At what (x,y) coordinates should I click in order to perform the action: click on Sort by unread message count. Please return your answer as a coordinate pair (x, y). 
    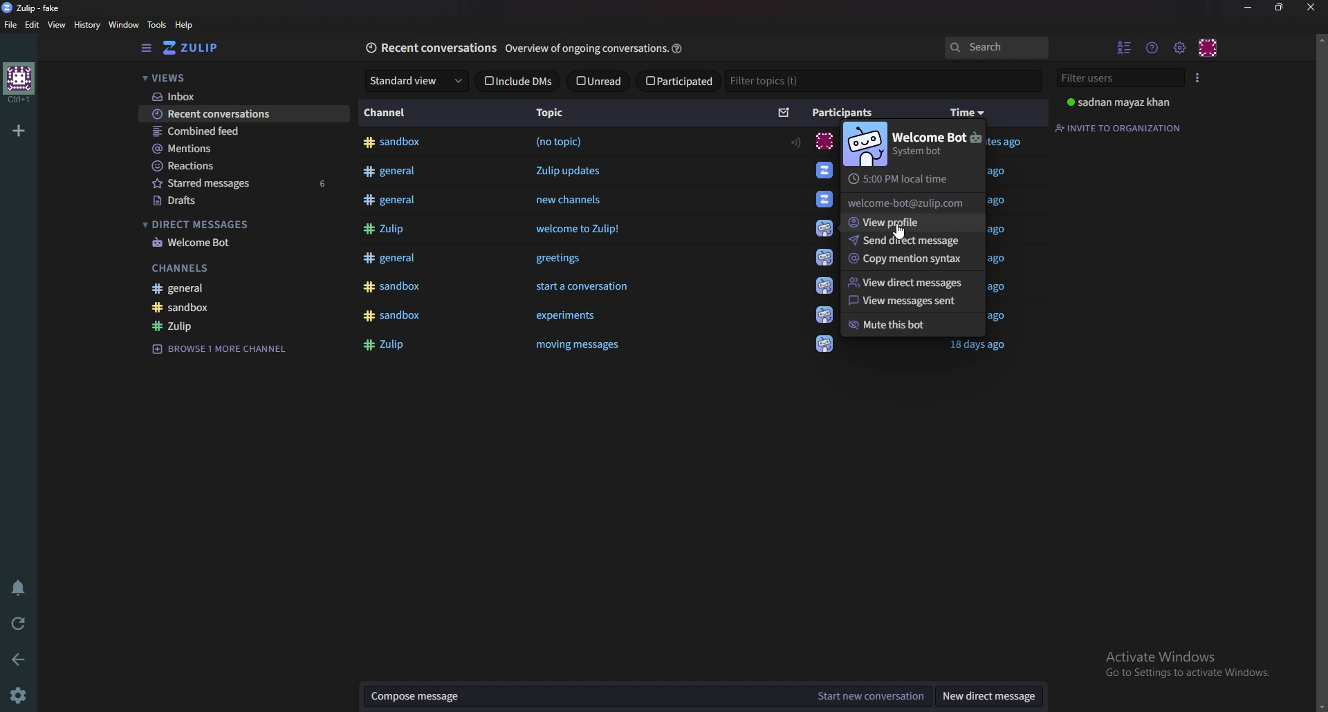
    Looking at the image, I should click on (784, 113).